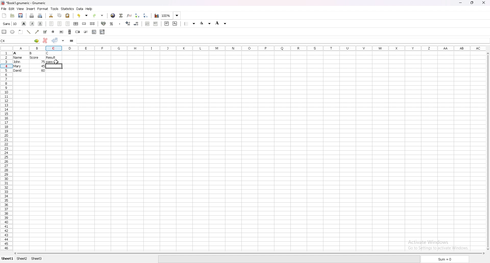 This screenshot has width=490, height=263. What do you see at coordinates (64, 41) in the screenshot?
I see `accept change in multiple cells` at bounding box center [64, 41].